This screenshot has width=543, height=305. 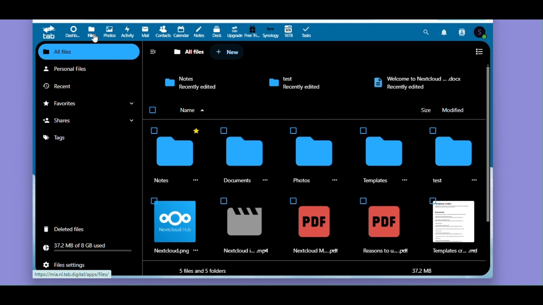 I want to click on Personal files, so click(x=87, y=69).